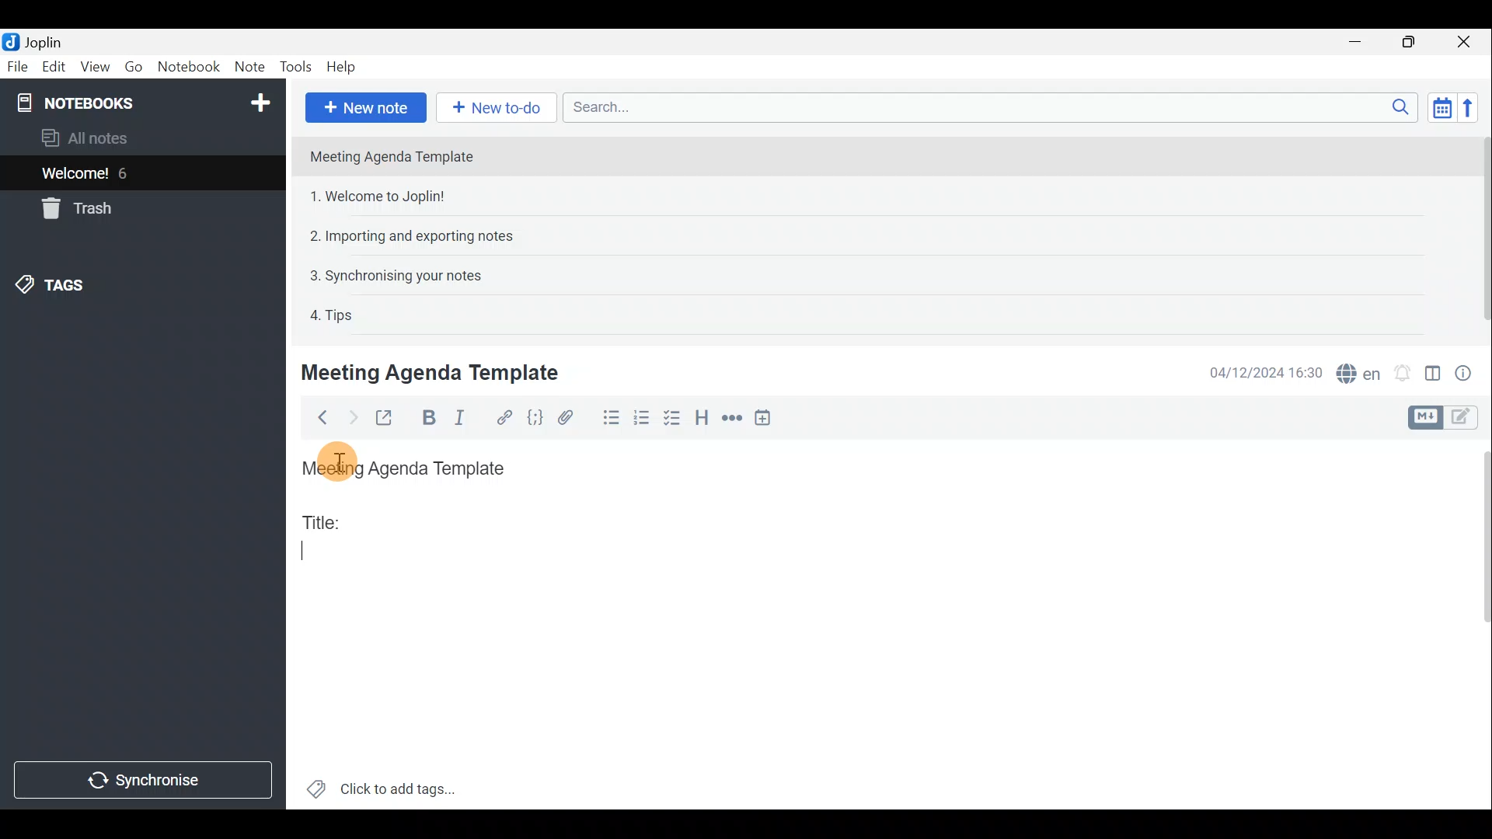  I want to click on Code, so click(538, 420).